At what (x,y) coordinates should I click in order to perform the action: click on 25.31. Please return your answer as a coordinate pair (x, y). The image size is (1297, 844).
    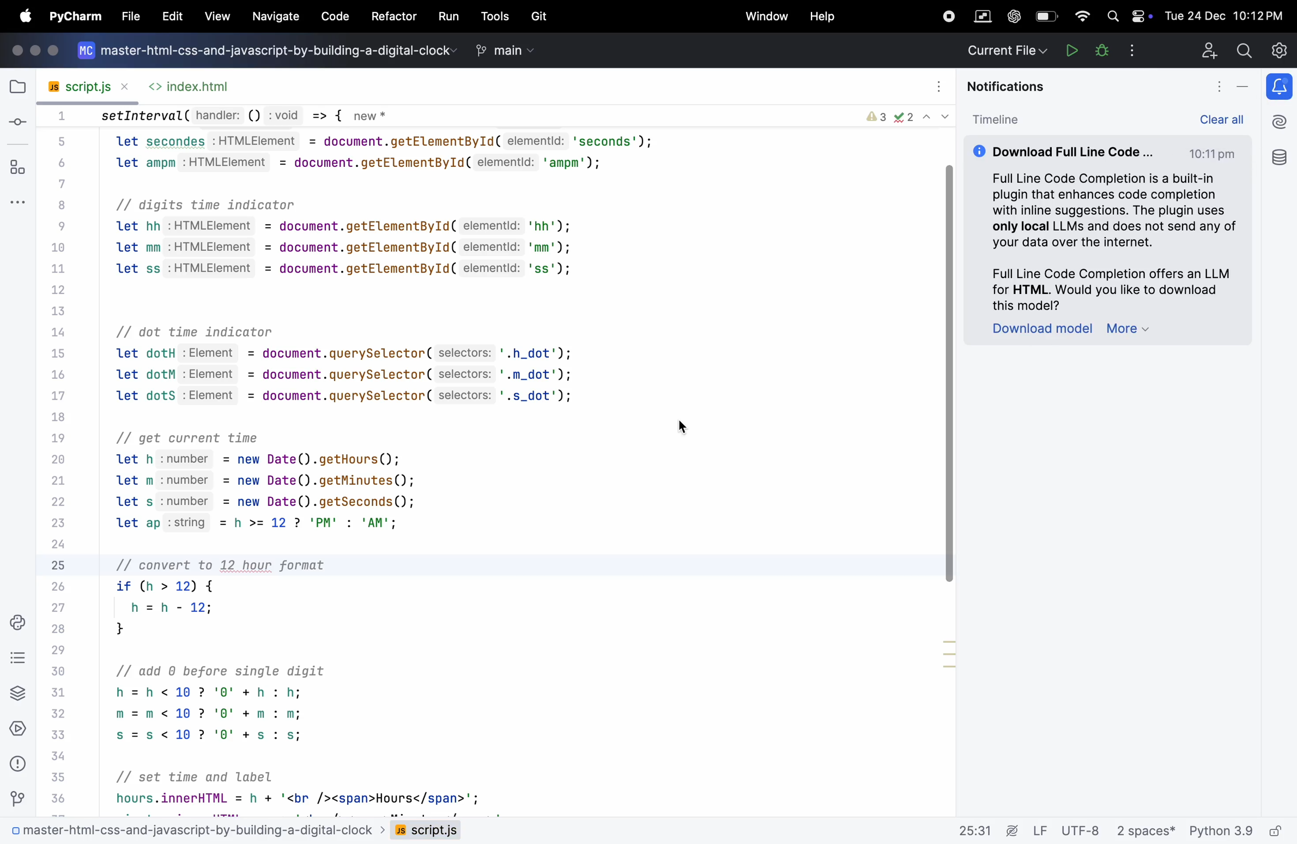
    Looking at the image, I should click on (985, 830).